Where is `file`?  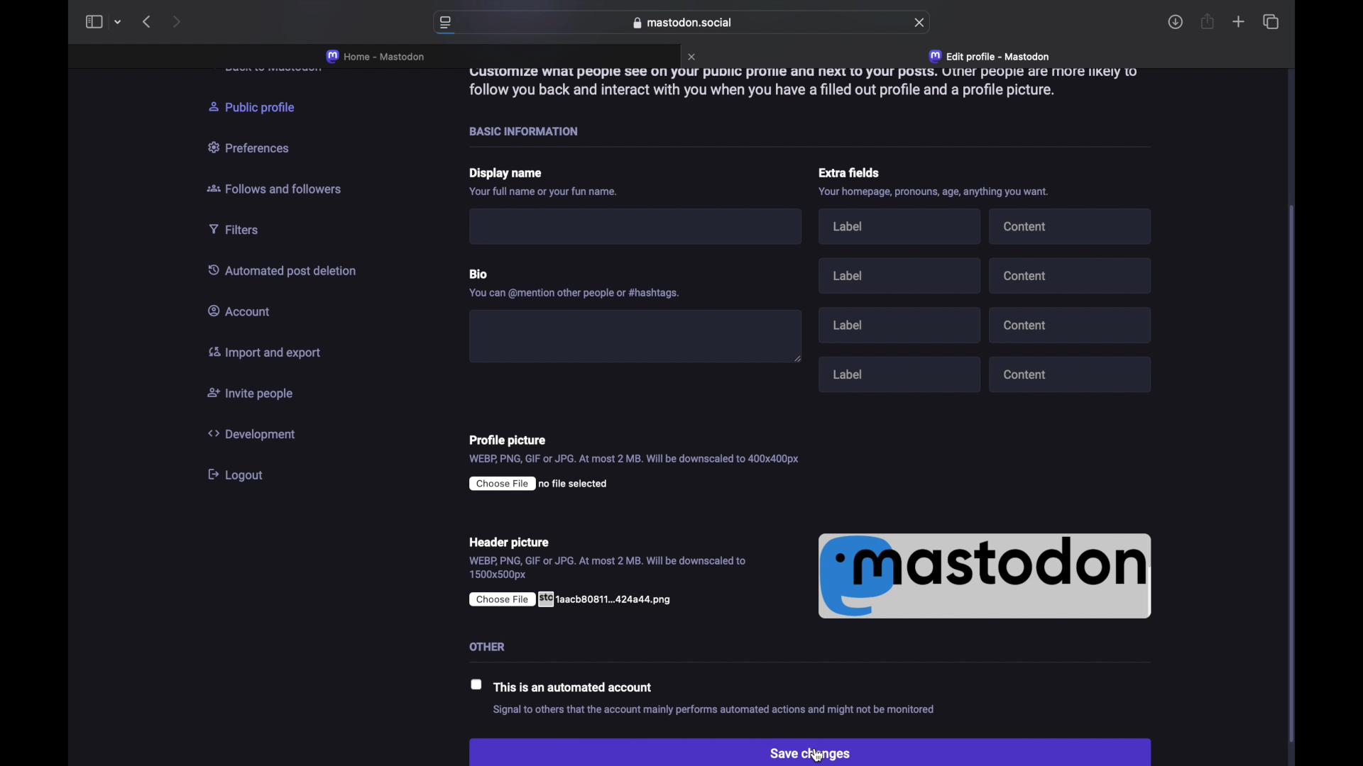
file is located at coordinates (574, 599).